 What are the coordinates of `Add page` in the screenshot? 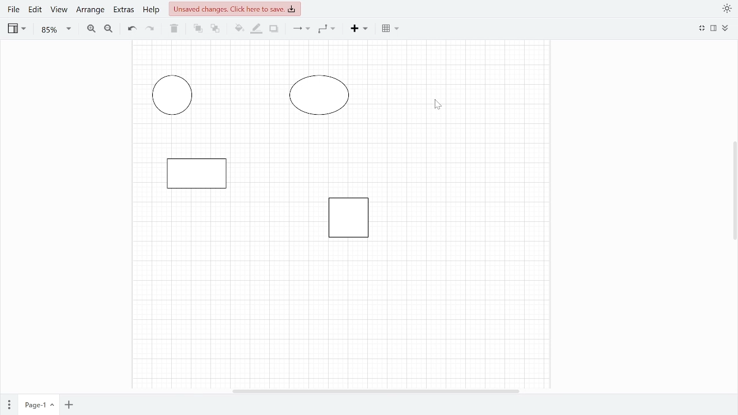 It's located at (69, 403).